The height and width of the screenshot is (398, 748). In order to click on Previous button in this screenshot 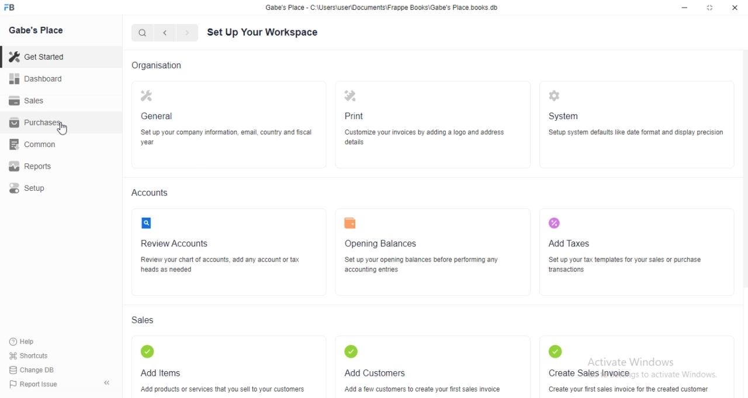, I will do `click(165, 33)`.